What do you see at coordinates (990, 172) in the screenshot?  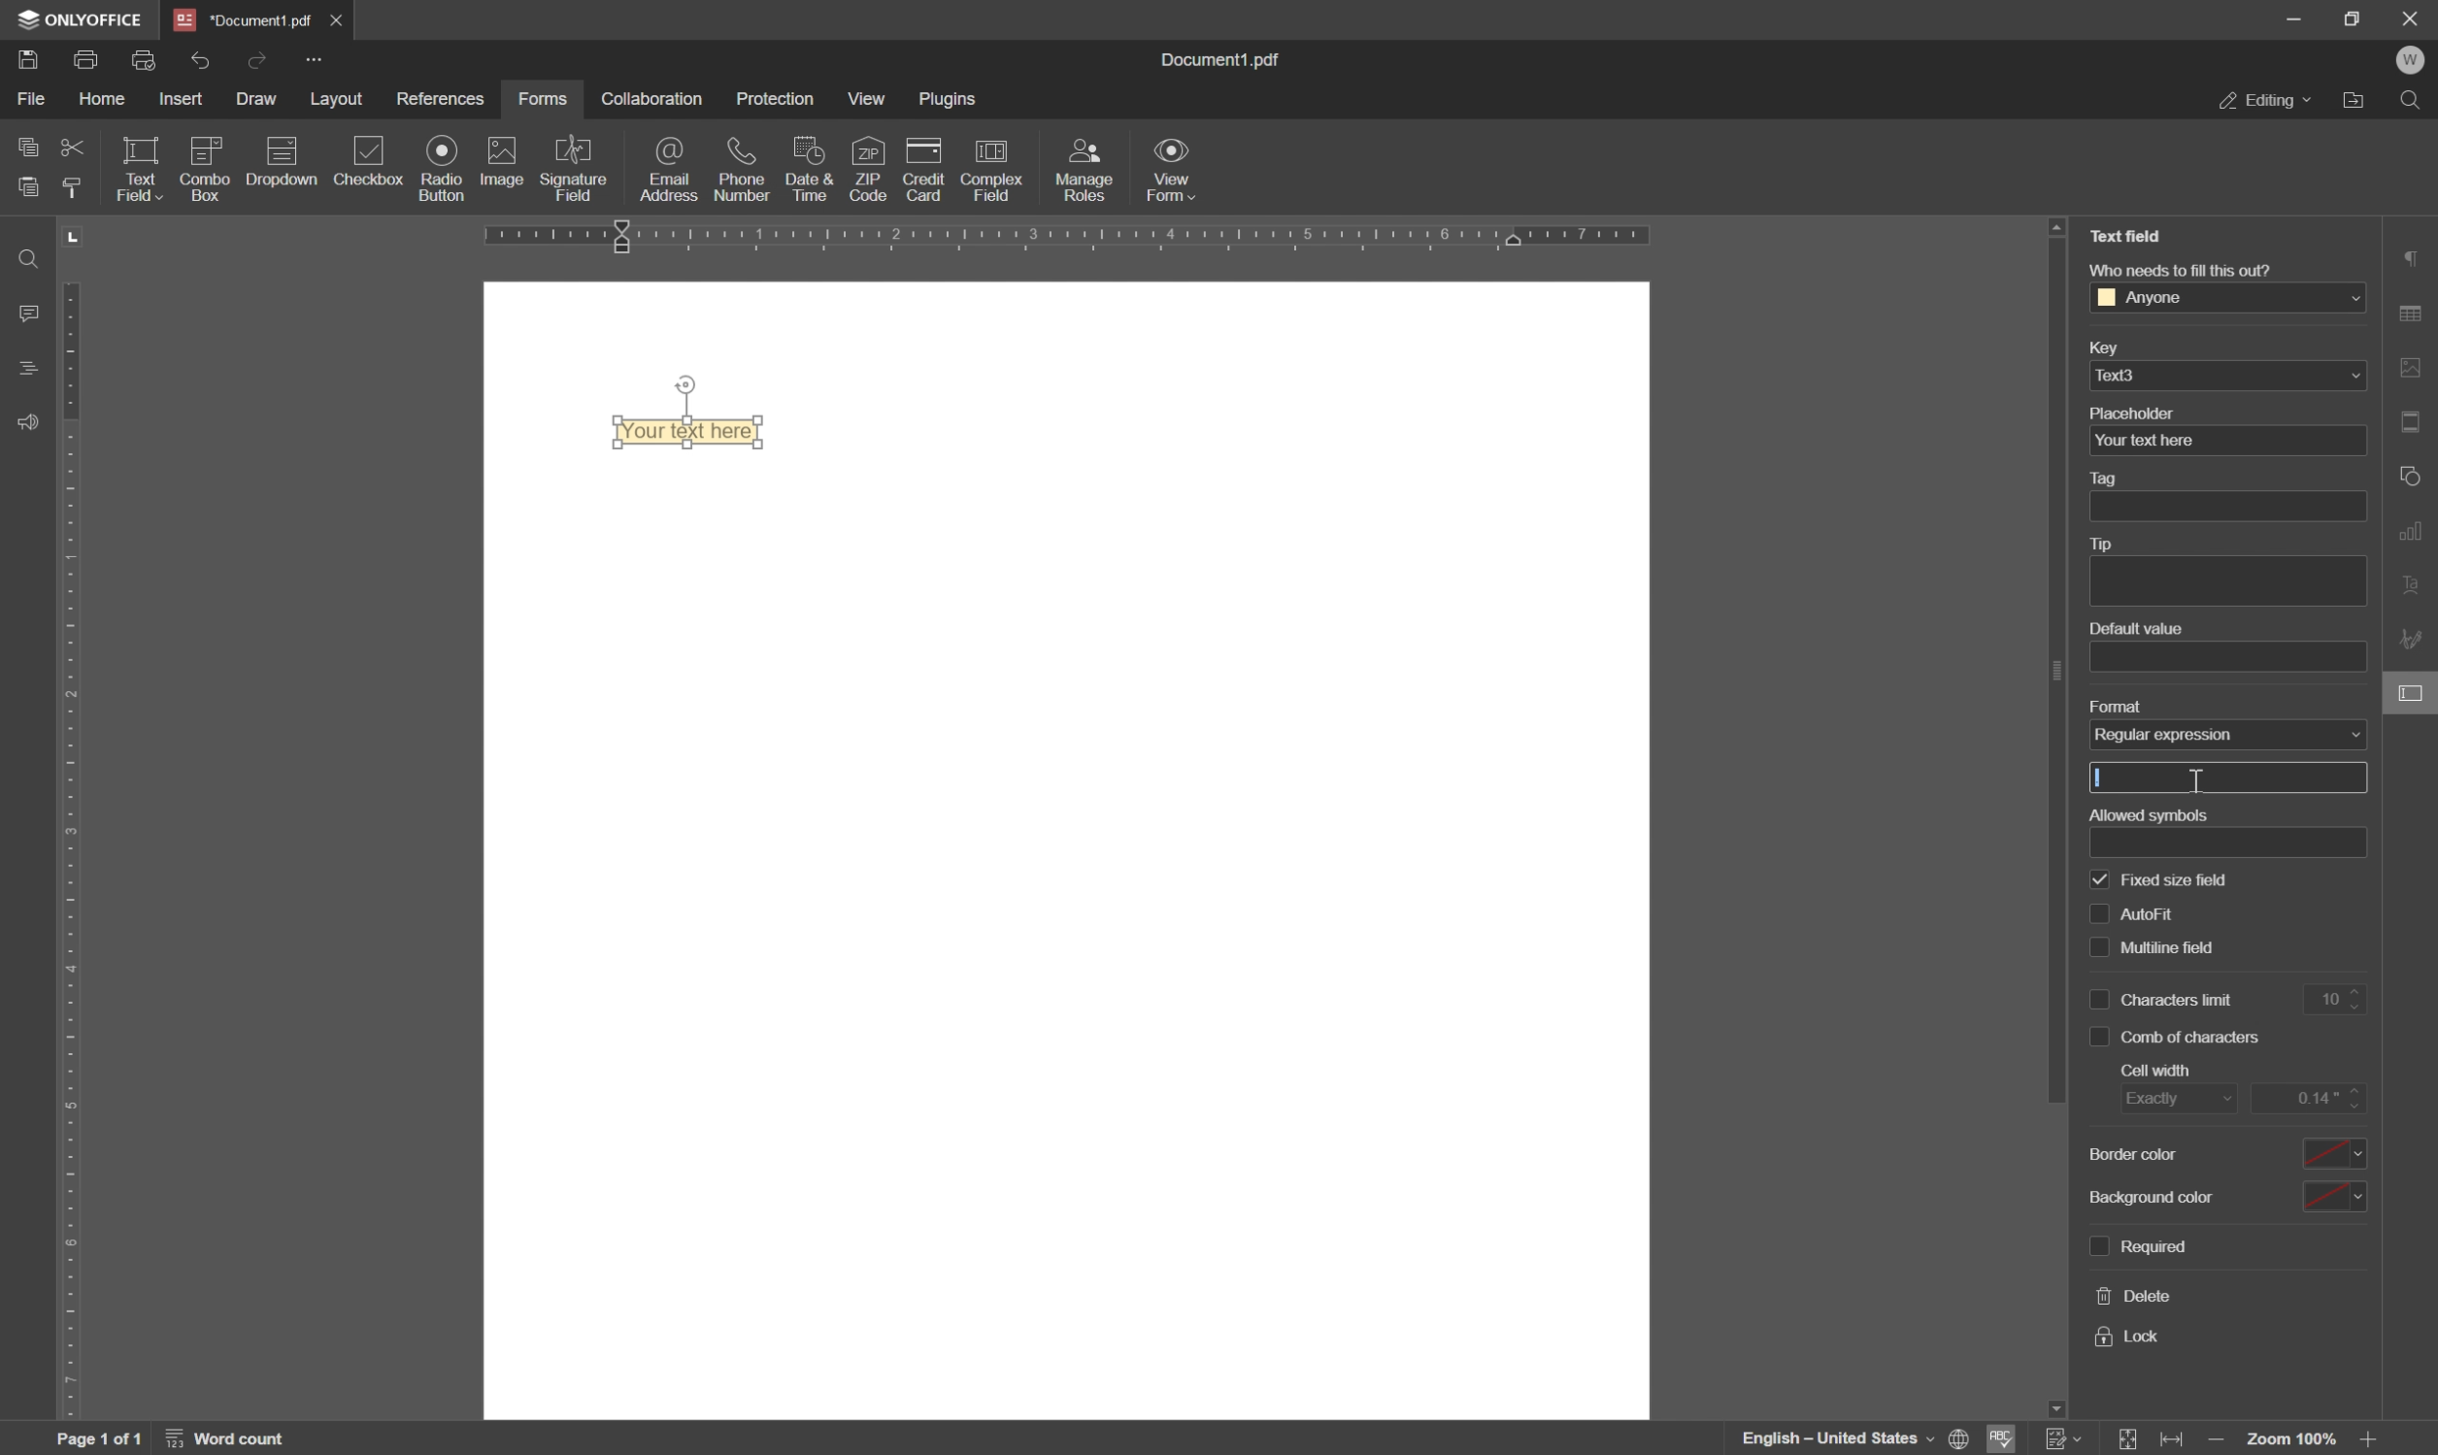 I see `complex field` at bounding box center [990, 172].